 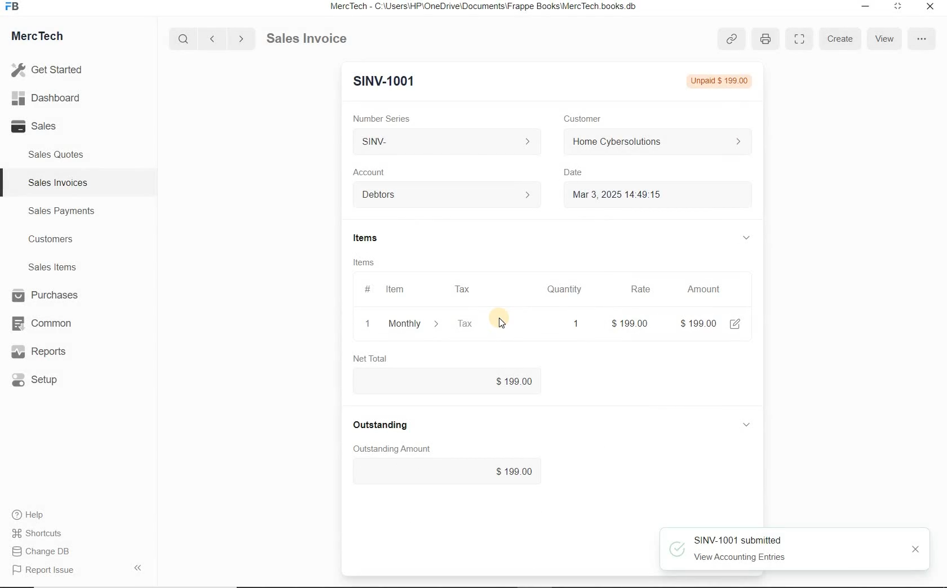 What do you see at coordinates (575, 172) in the screenshot?
I see `Date` at bounding box center [575, 172].